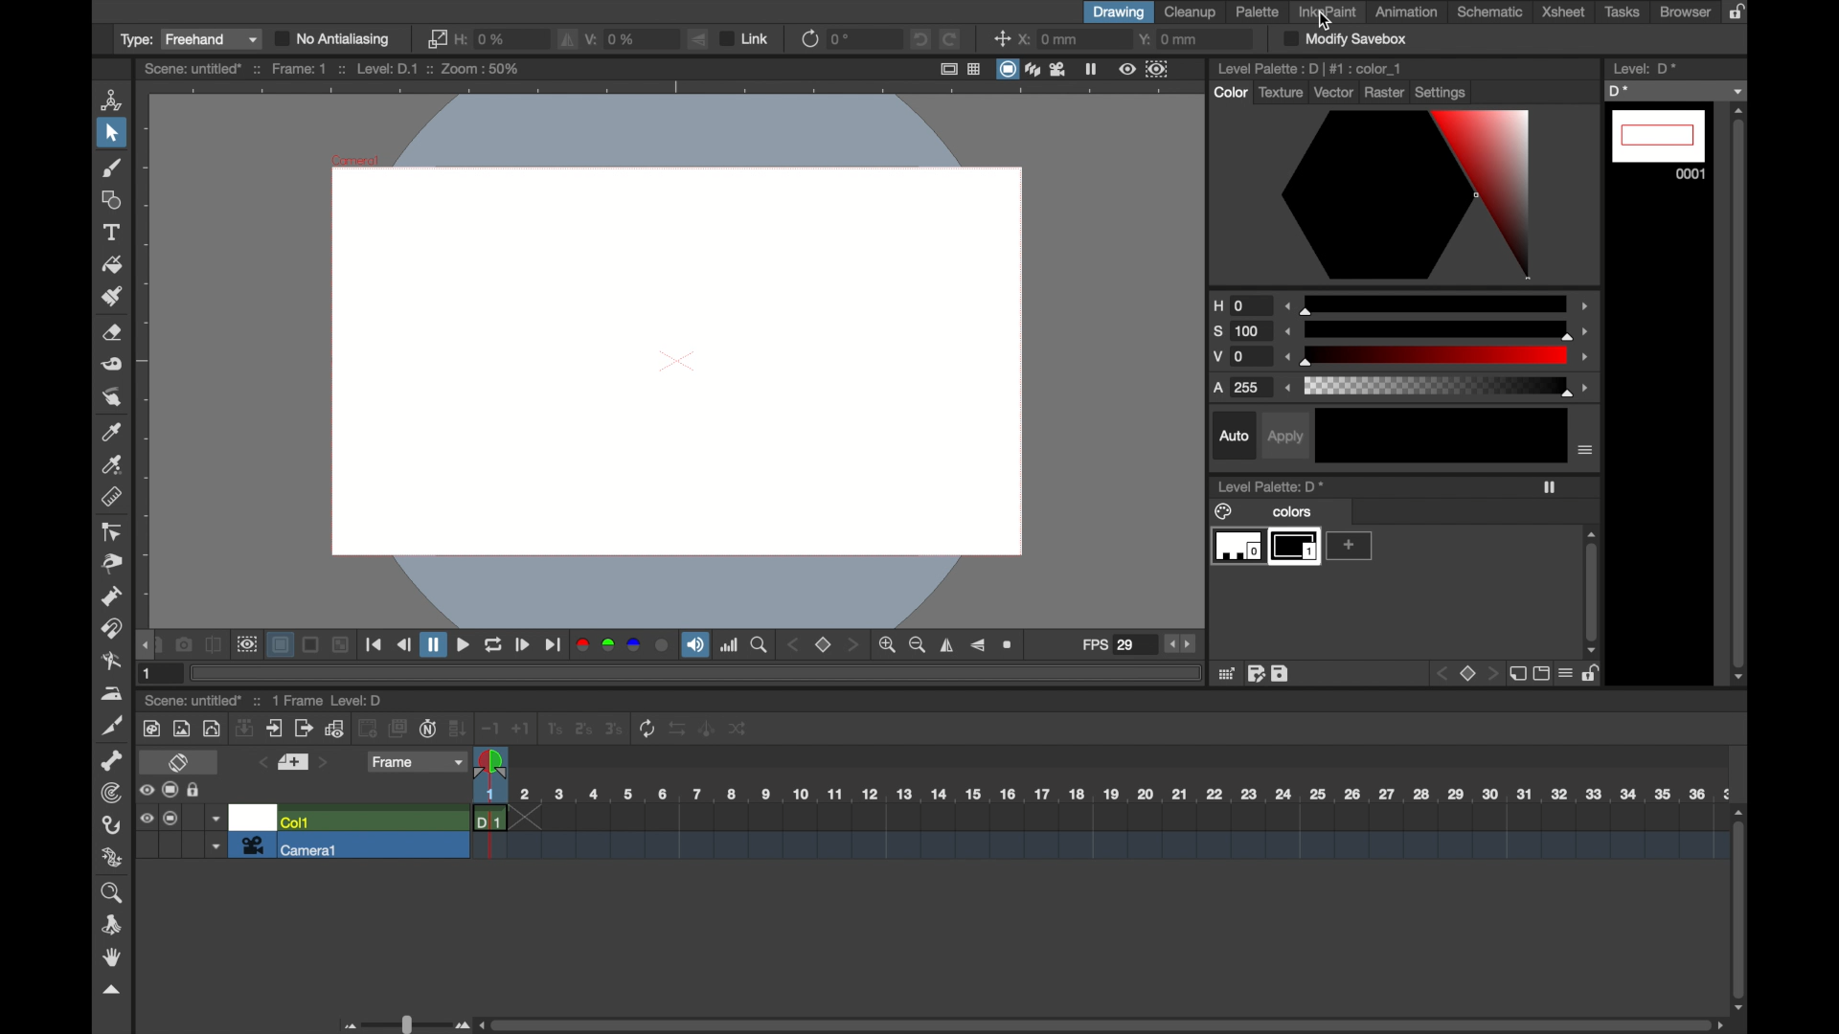  Describe the element at coordinates (432, 644) in the screenshot. I see `pause` at that location.